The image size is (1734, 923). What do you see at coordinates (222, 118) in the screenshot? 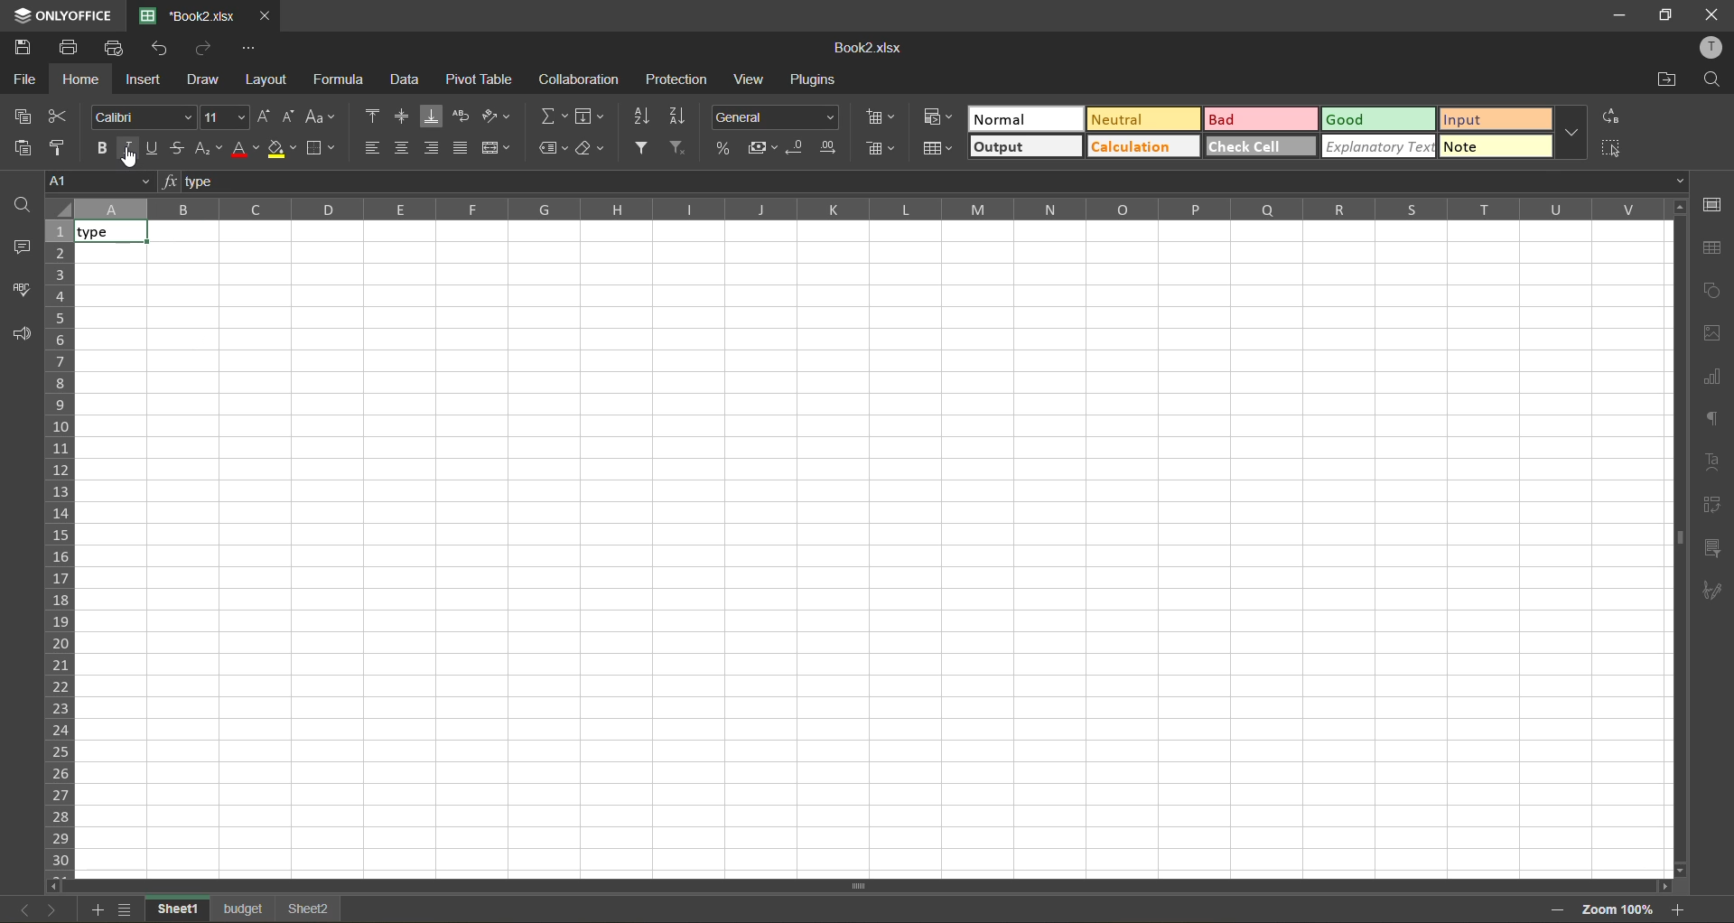
I see `font size` at bounding box center [222, 118].